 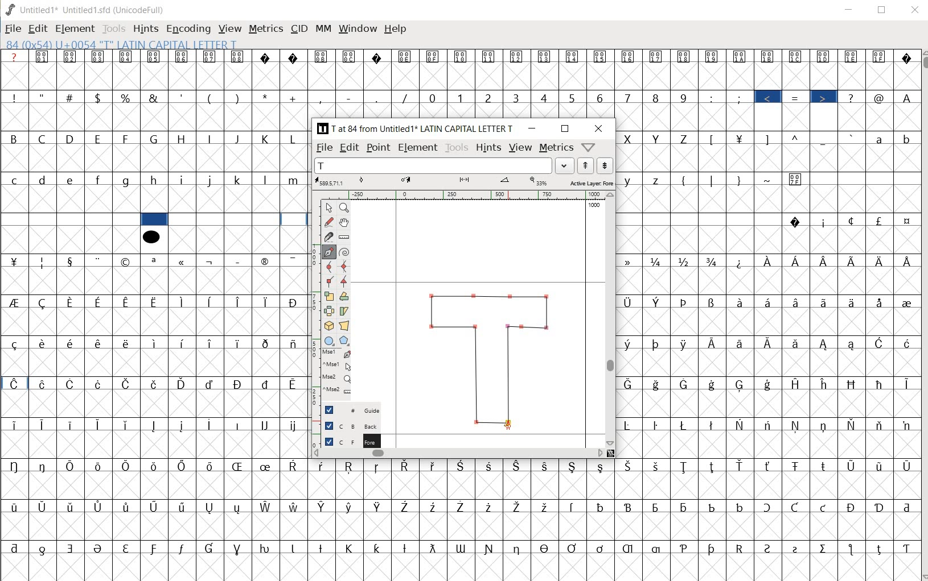 What do you see at coordinates (351, 440) in the screenshot?
I see `foreground layer` at bounding box center [351, 440].